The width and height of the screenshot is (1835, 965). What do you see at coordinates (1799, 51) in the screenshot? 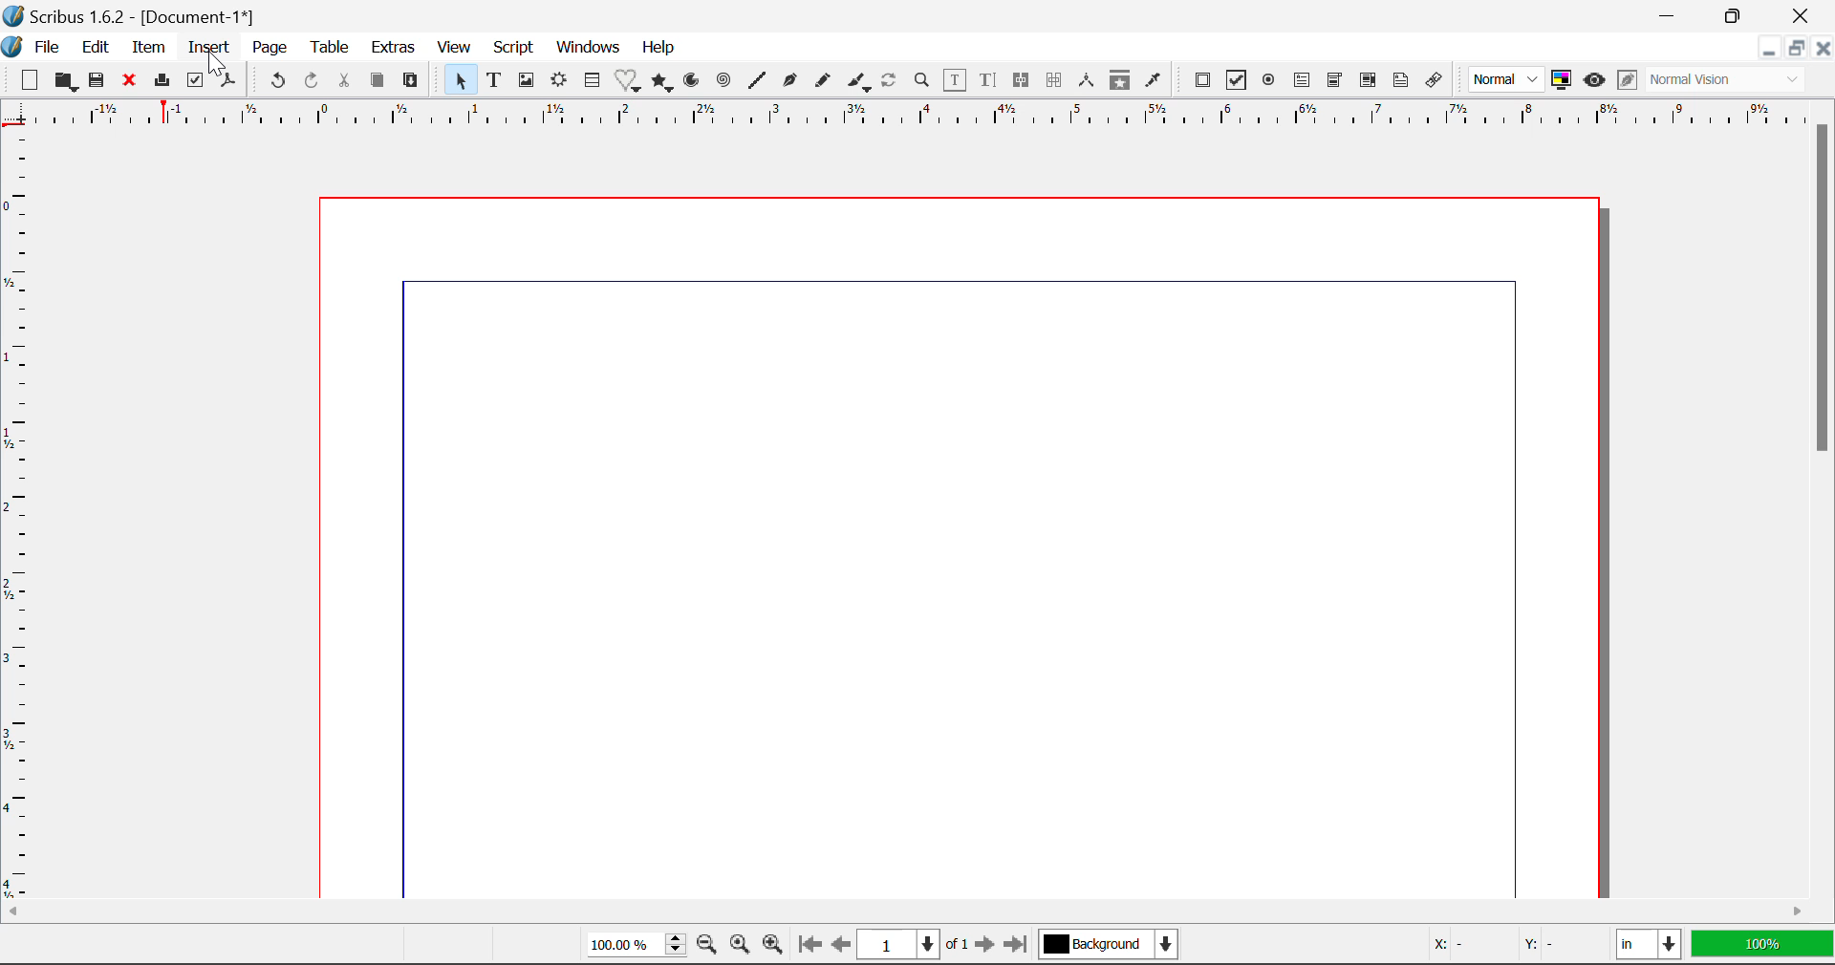
I see `Minimize` at bounding box center [1799, 51].